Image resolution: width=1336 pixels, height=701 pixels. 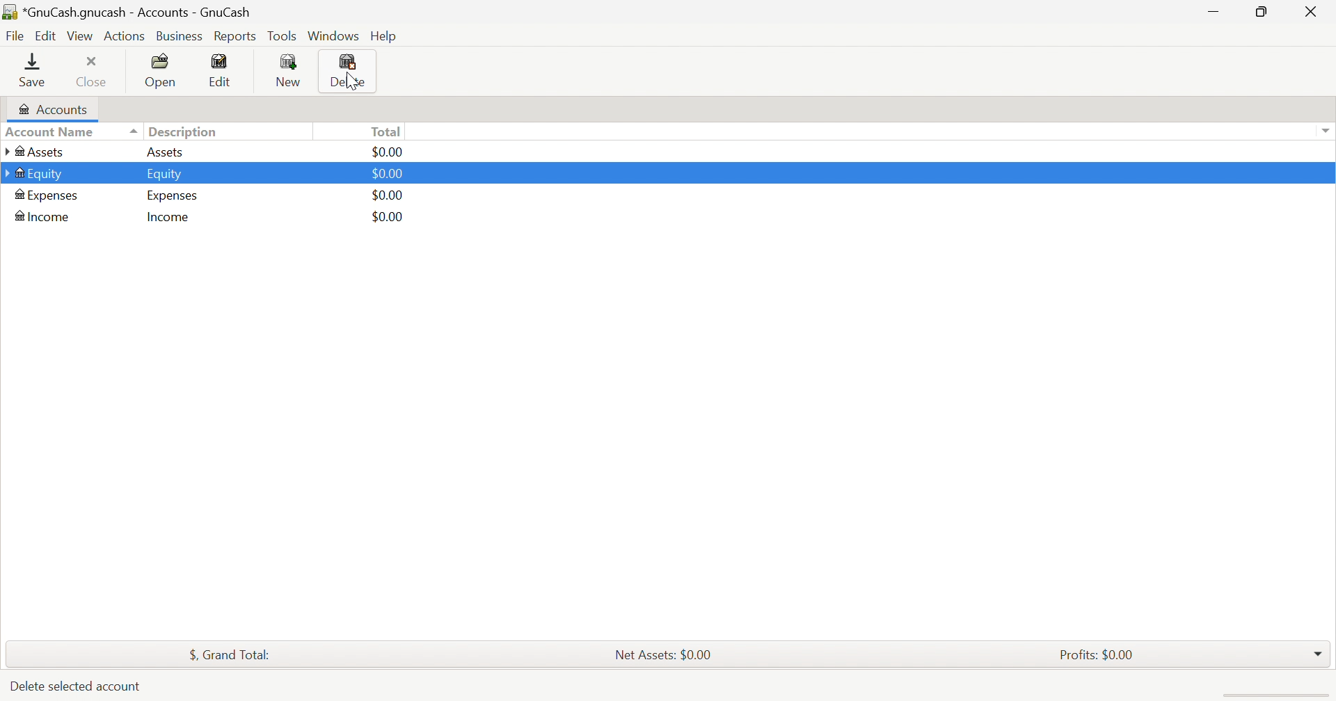 I want to click on Save, so click(x=32, y=70).